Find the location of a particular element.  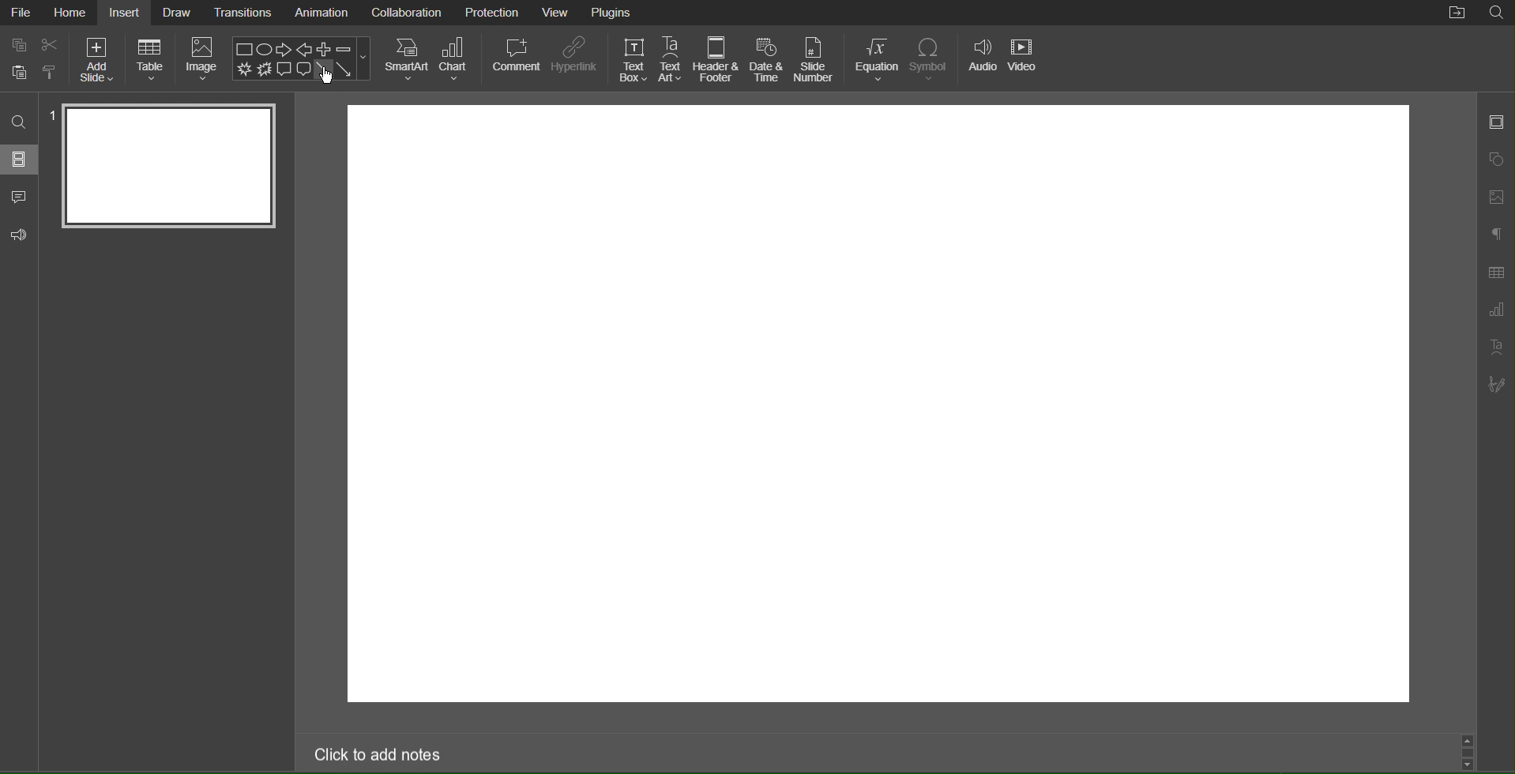

Graph Settings is located at coordinates (1495, 310).